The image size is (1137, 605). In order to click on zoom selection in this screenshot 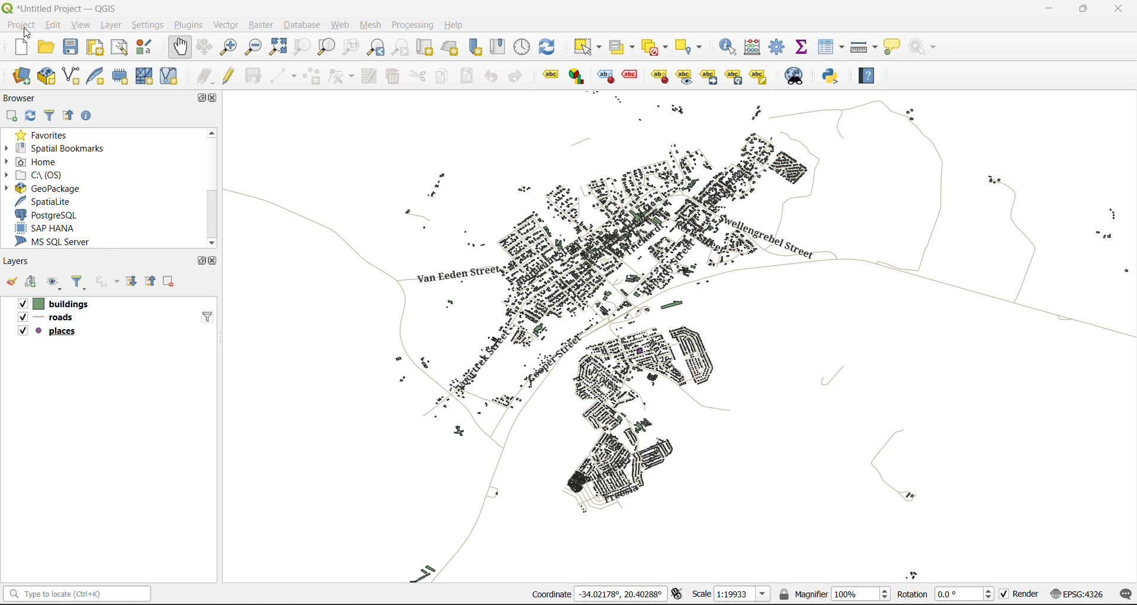, I will do `click(300, 47)`.